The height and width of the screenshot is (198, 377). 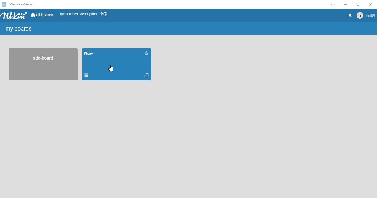 I want to click on all-boards, so click(x=43, y=15).